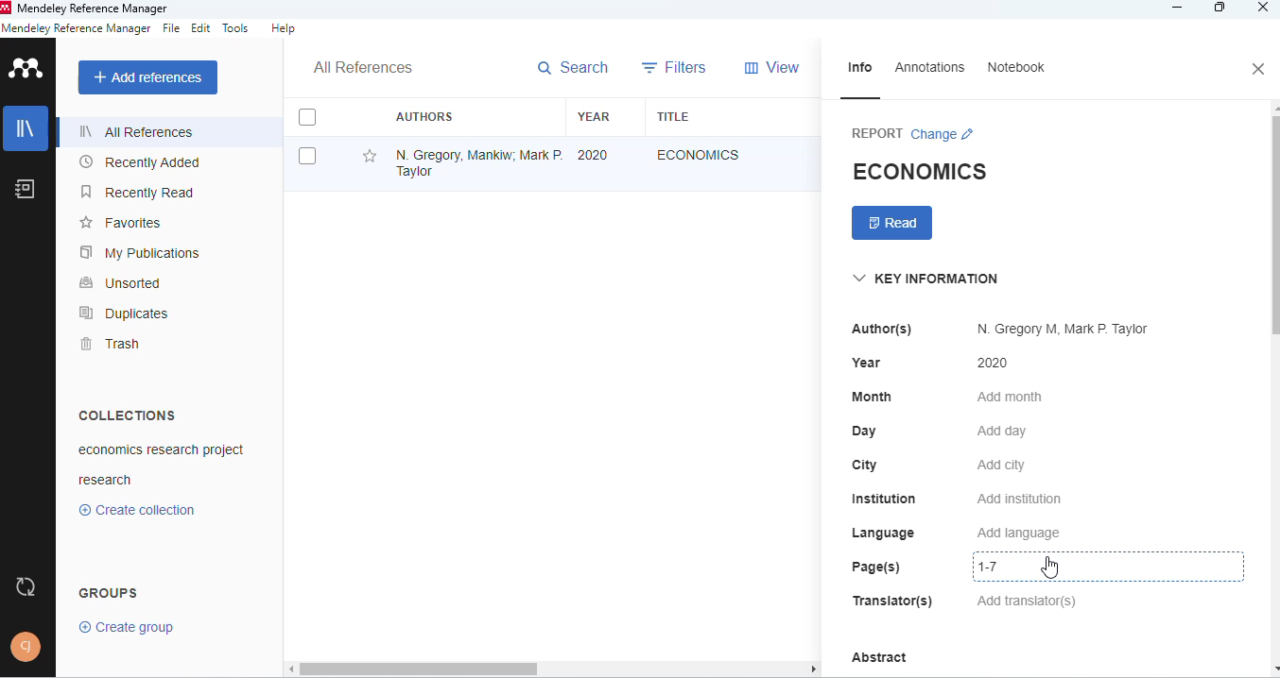 The image size is (1280, 678). Describe the element at coordinates (307, 116) in the screenshot. I see `select` at that location.